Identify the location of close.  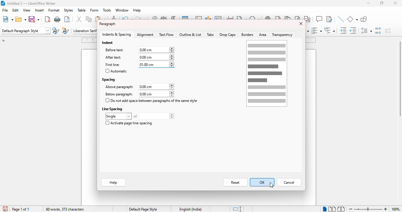
(396, 3).